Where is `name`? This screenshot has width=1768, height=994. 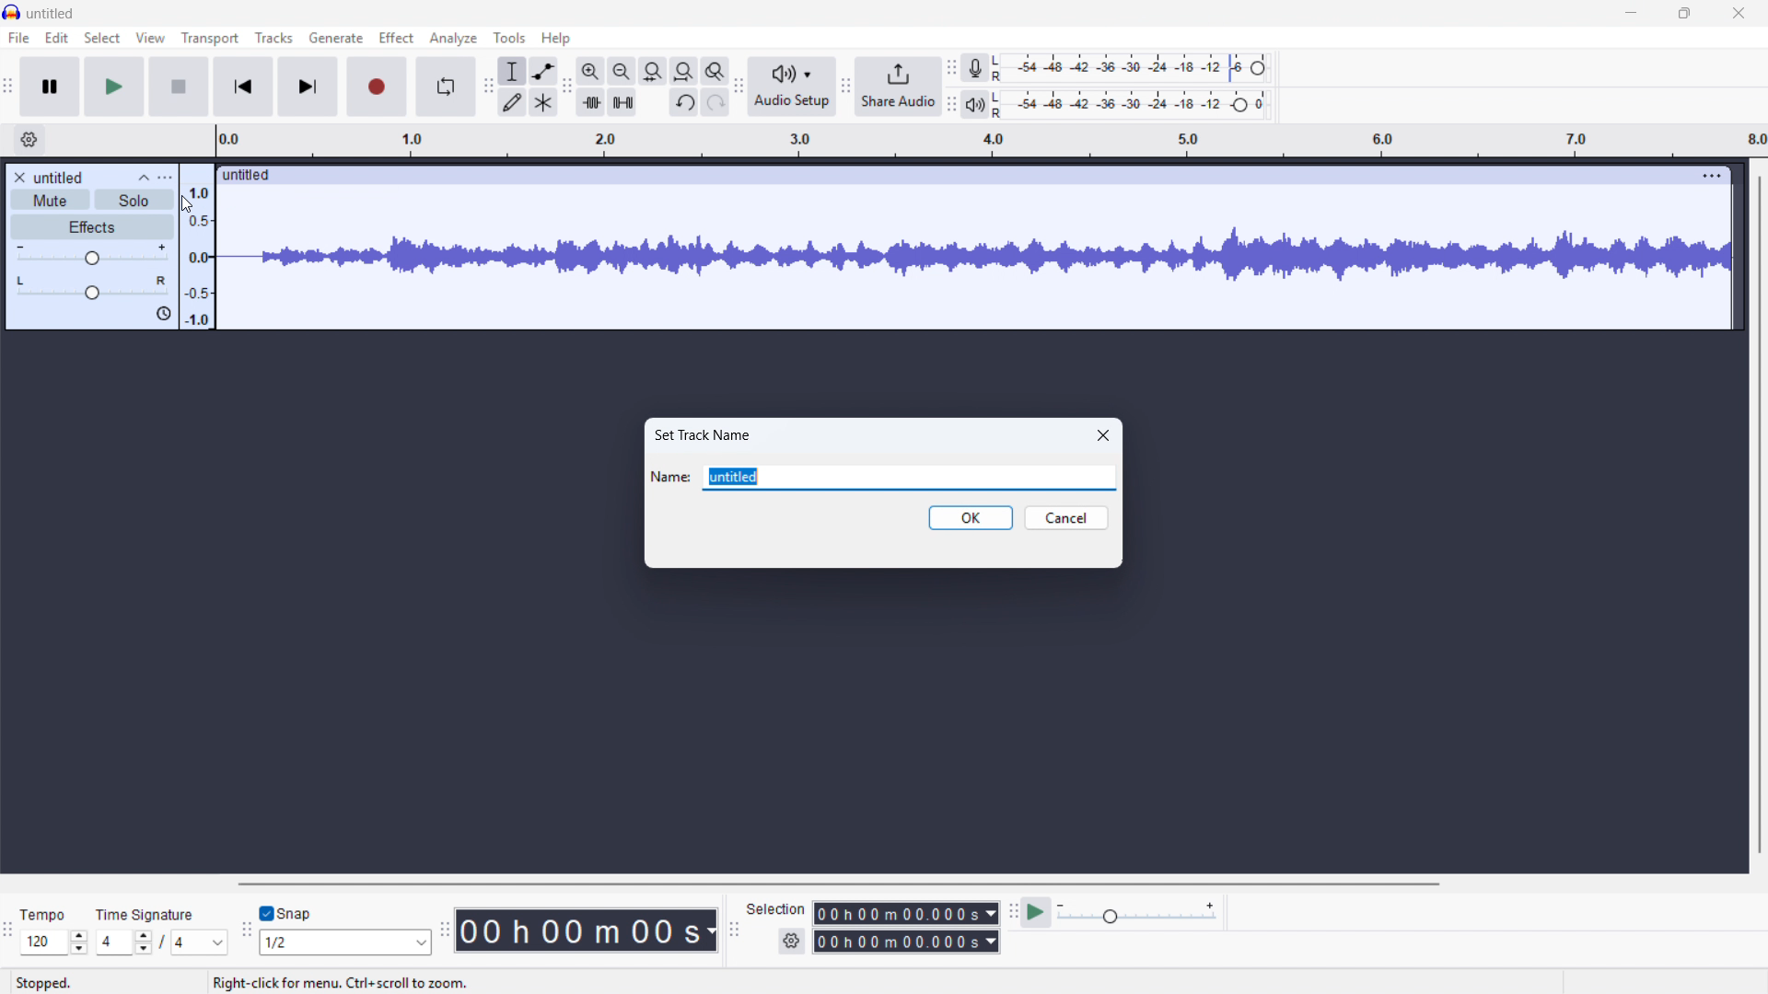
name is located at coordinates (670, 477).